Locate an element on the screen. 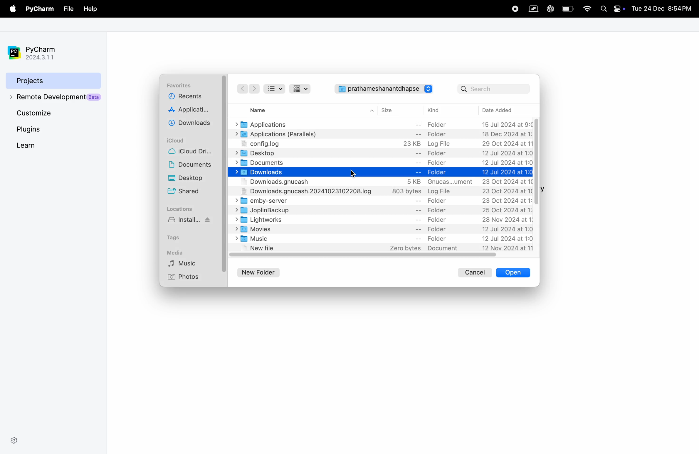 The height and width of the screenshot is (454, 699). plugins is located at coordinates (39, 129).